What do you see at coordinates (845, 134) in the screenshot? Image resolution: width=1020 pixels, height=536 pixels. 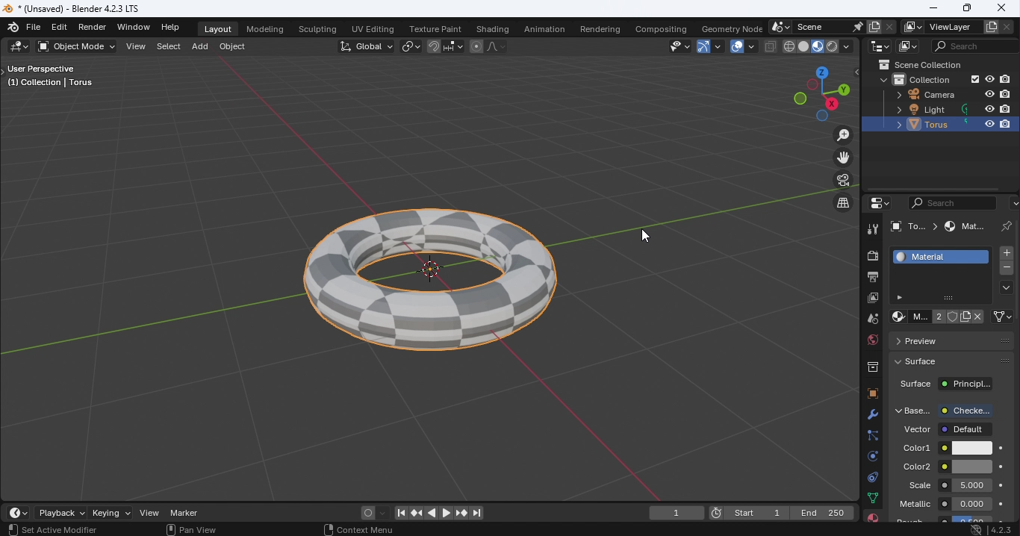 I see `Zoom in/out the view` at bounding box center [845, 134].